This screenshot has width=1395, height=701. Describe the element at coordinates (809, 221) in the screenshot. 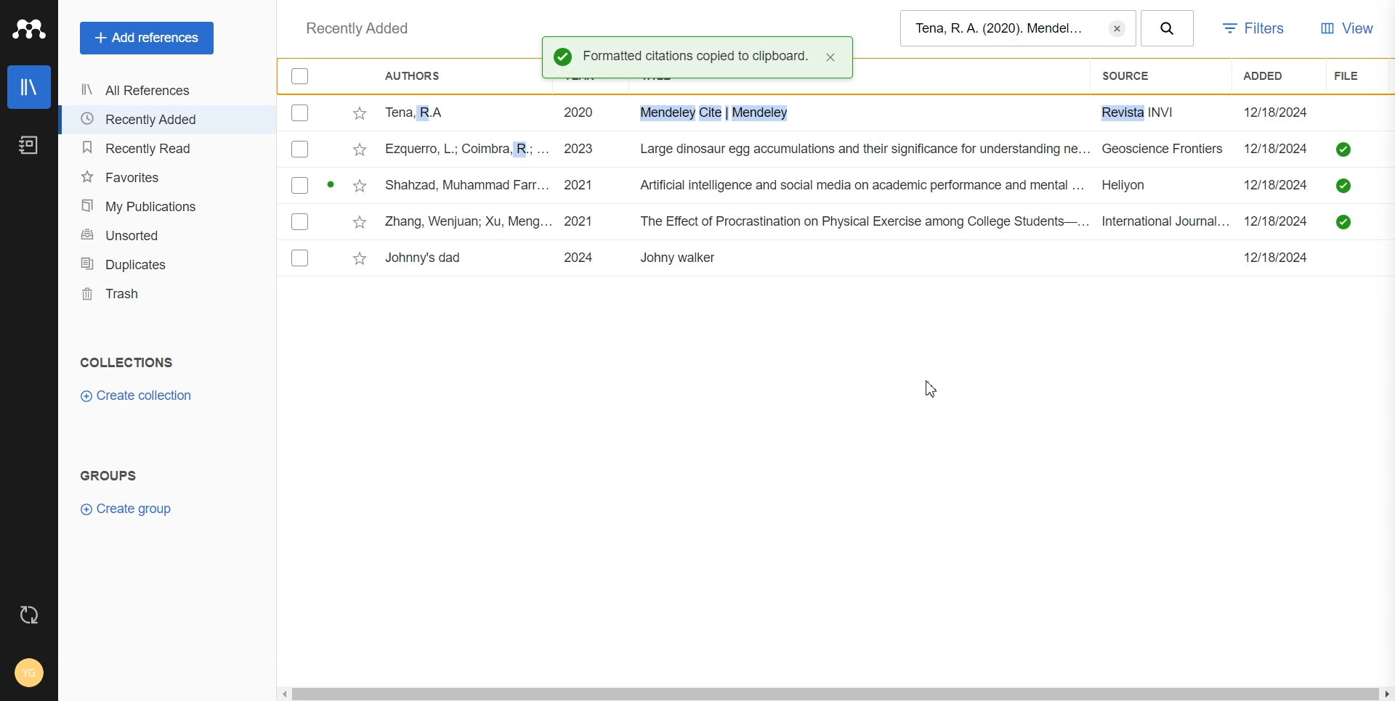

I see `Zhang, Wenjuan; Xu, Meng... 2021 The Effect of Procrastination on Physical Exercise among College Students—... International Journal...` at that location.